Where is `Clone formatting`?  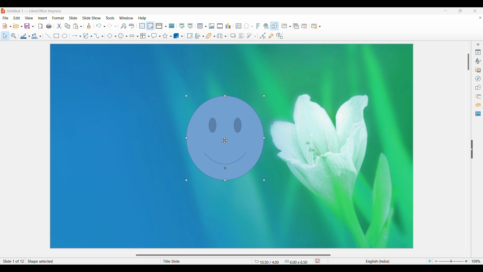
Clone formatting is located at coordinates (89, 26).